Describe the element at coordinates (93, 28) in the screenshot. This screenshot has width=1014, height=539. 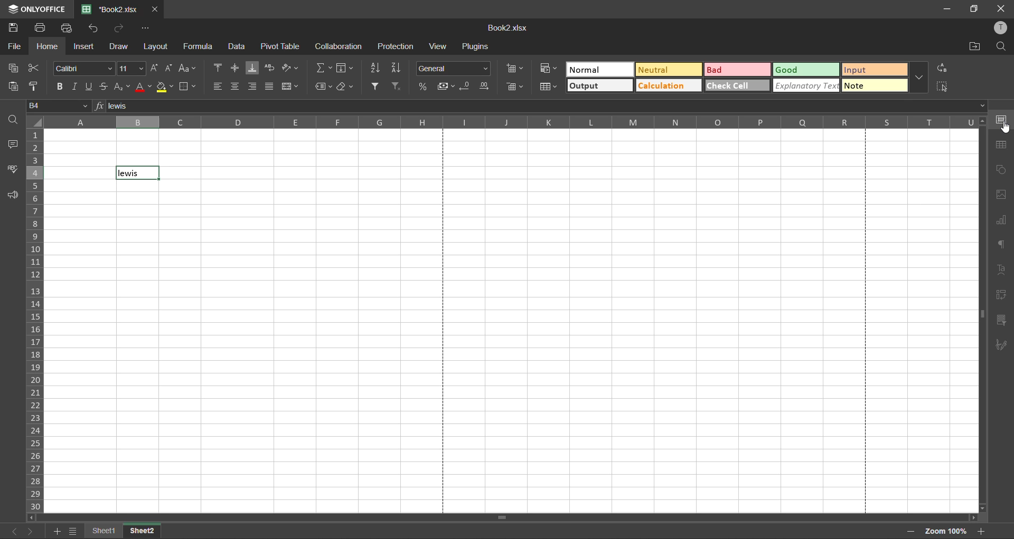
I see `undo` at that location.